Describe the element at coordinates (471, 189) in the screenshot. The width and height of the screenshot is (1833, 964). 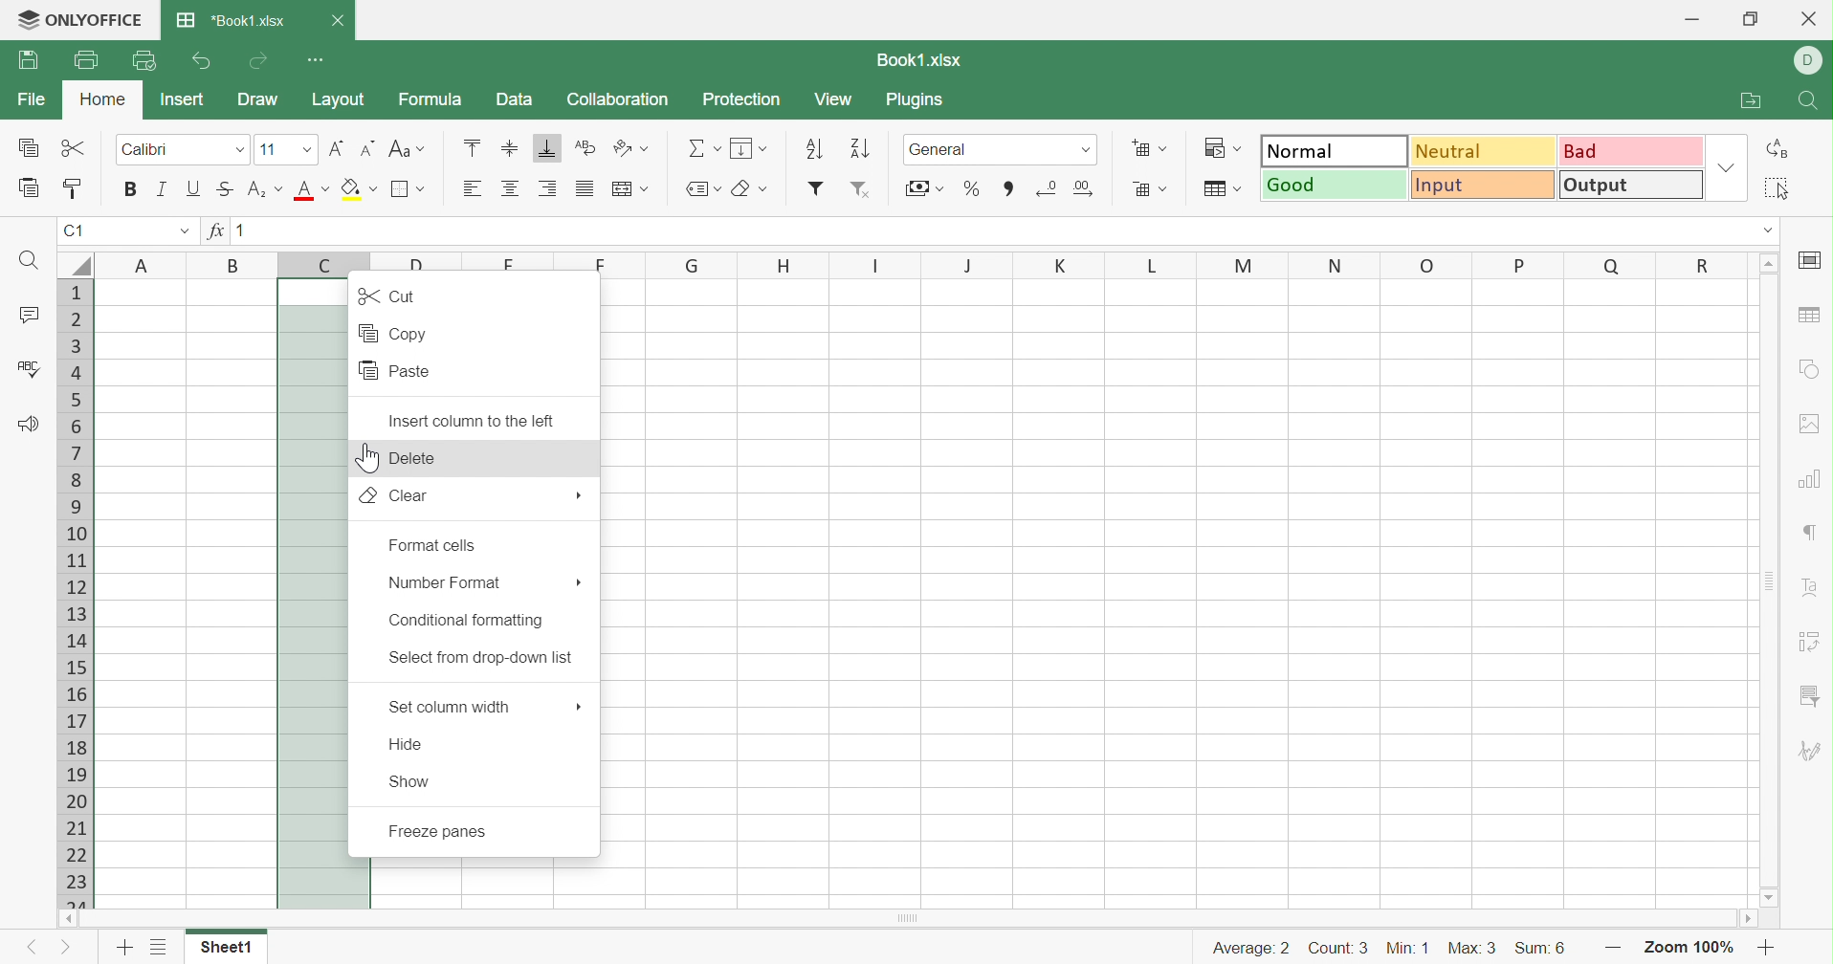
I see `Align Left` at that location.